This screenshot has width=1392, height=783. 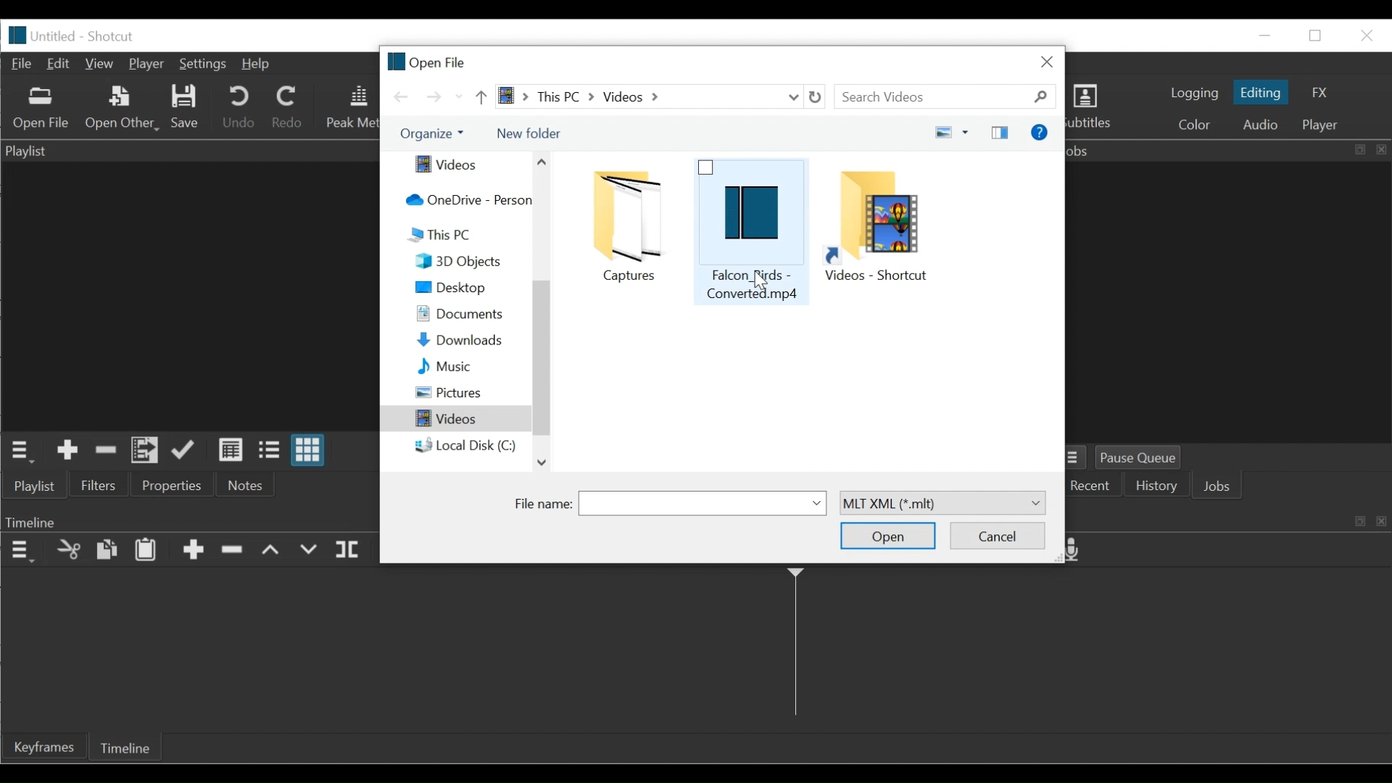 I want to click on Vertical Scroll bar, so click(x=541, y=362).